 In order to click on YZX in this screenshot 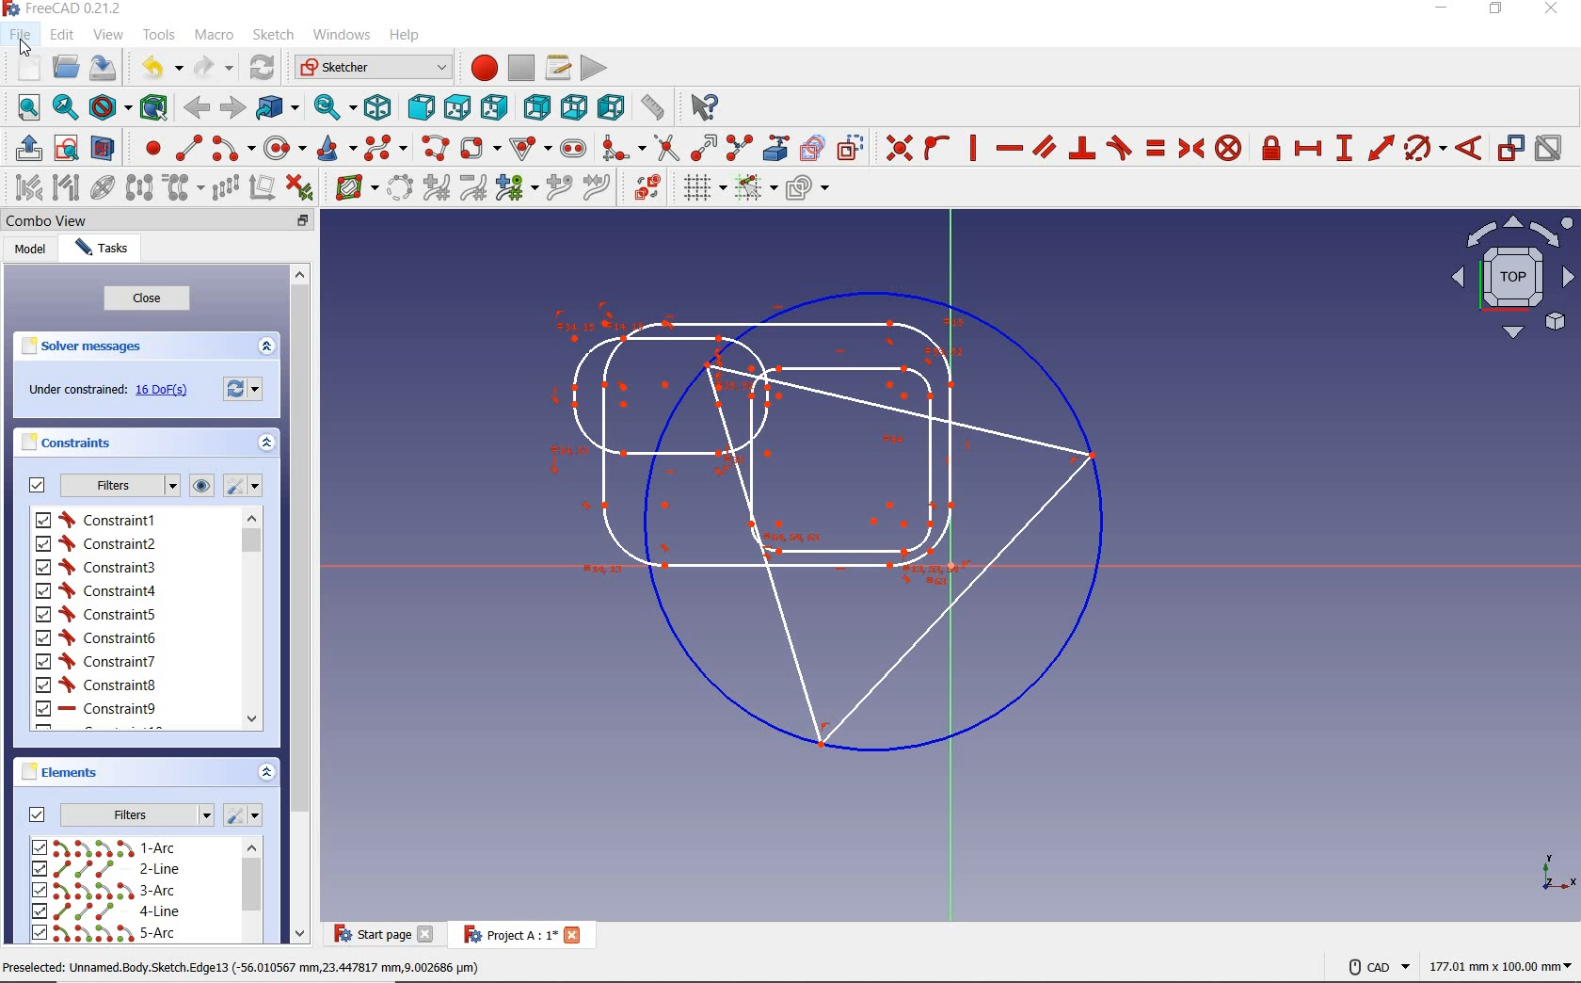, I will do `click(1558, 868)`.